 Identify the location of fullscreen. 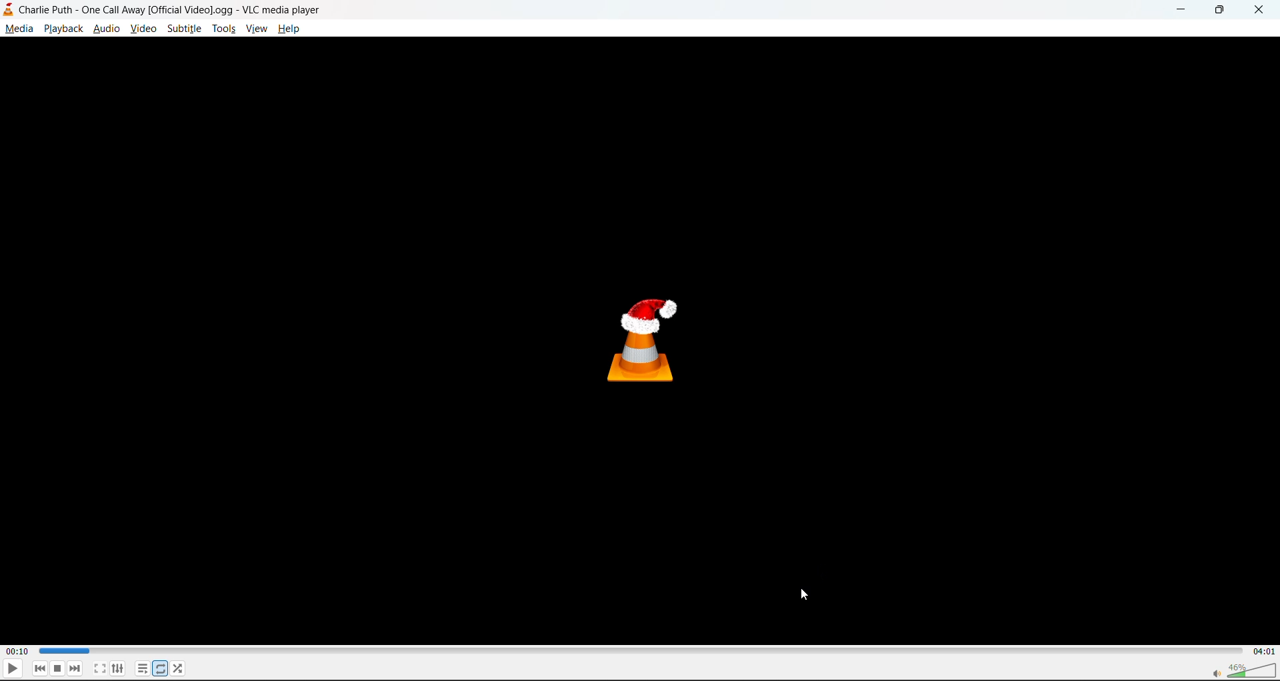
(98, 669).